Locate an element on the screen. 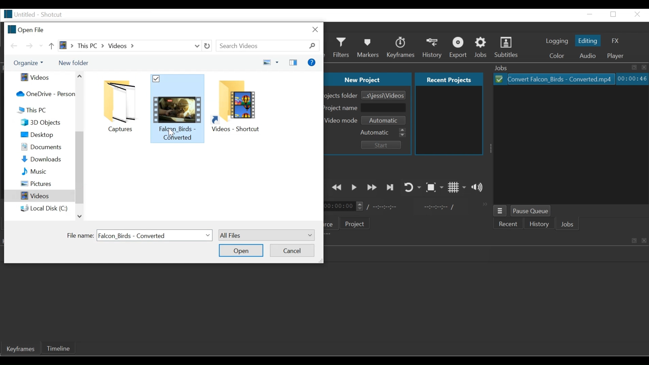 The width and height of the screenshot is (649, 365). History is located at coordinates (539, 223).